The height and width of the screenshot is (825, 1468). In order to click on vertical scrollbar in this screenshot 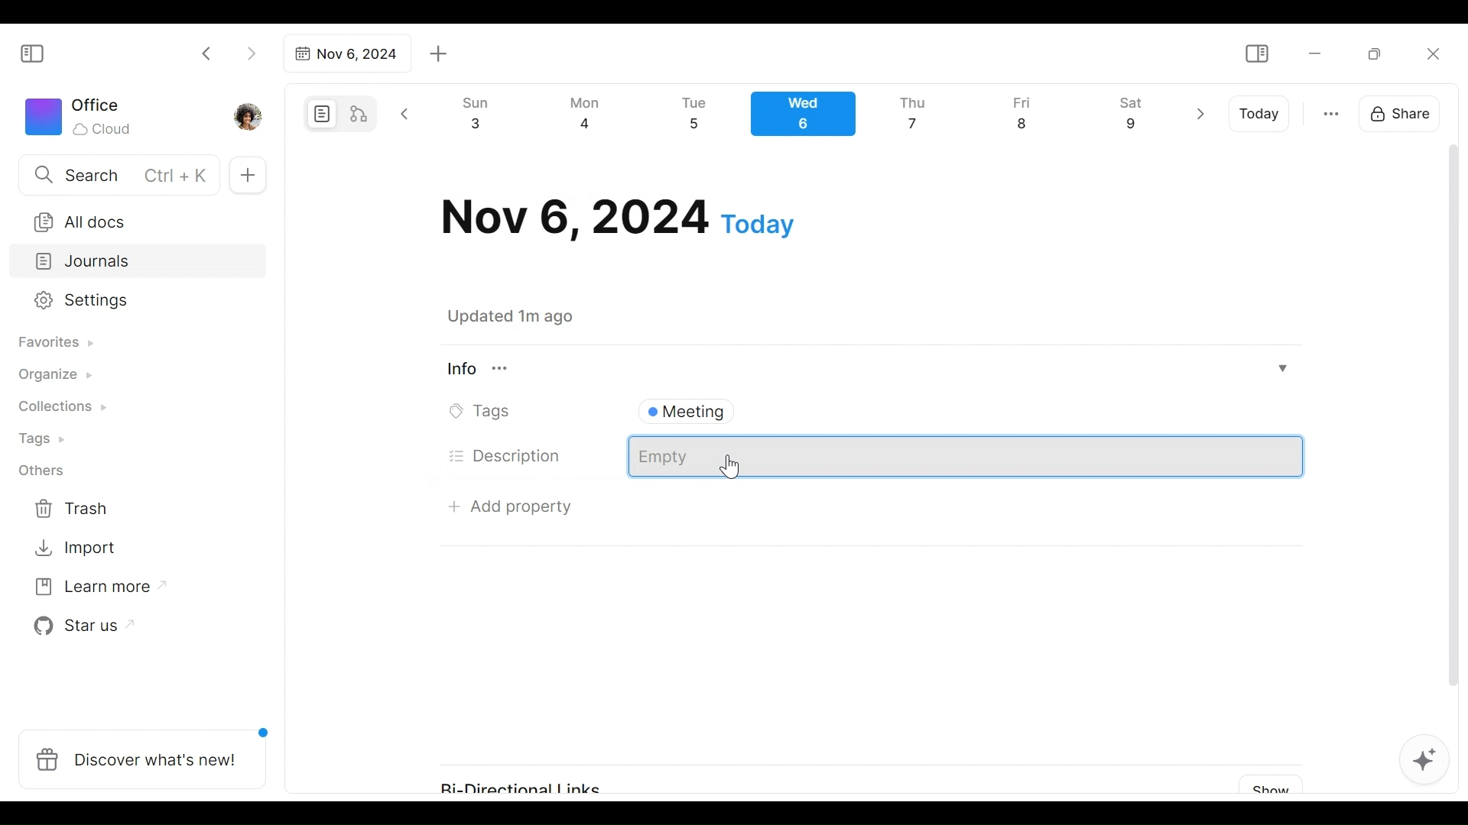, I will do `click(1453, 434)`.